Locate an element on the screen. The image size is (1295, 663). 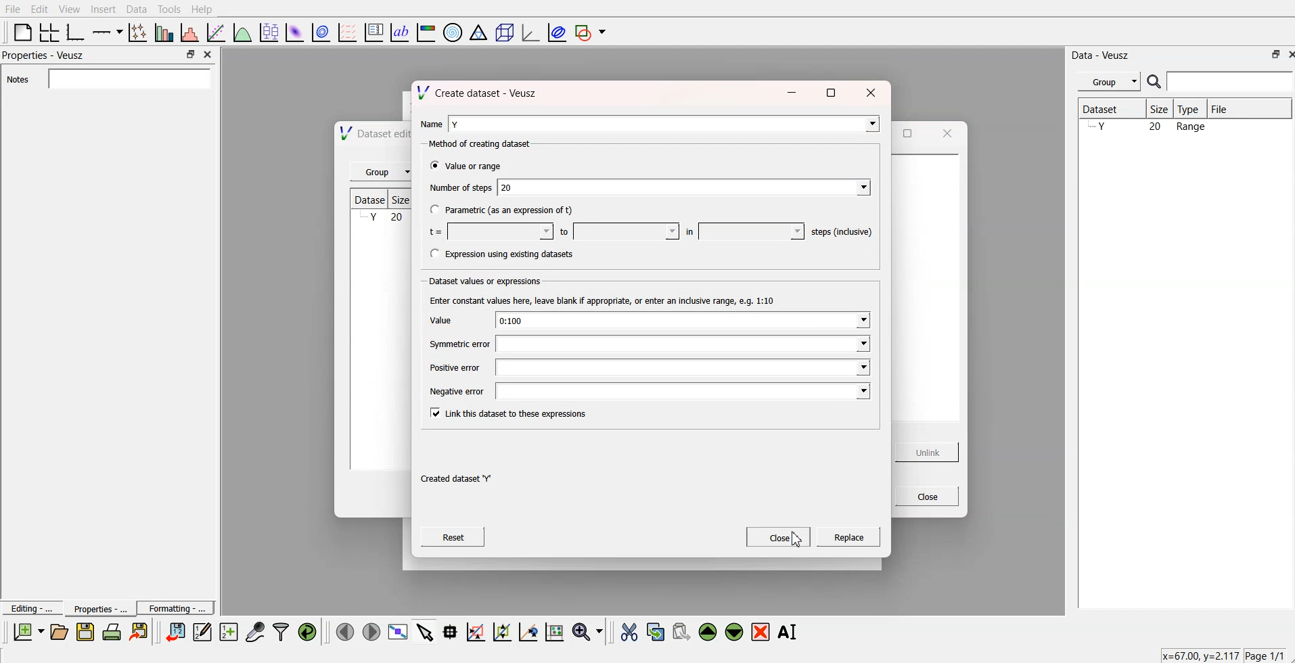
Close is located at coordinates (779, 538).